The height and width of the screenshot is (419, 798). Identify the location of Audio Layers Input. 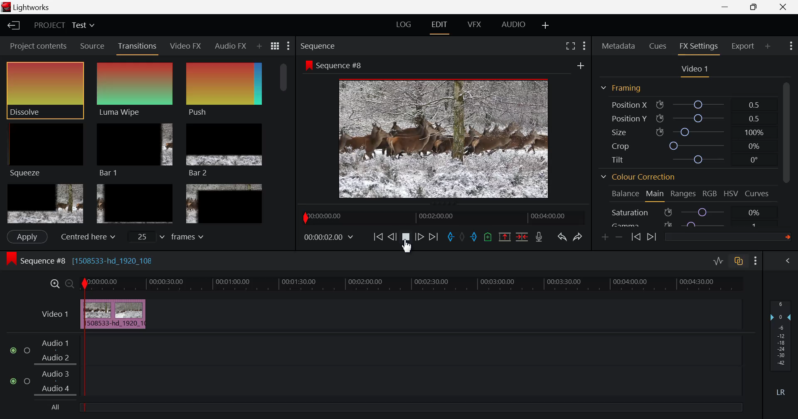
(375, 367).